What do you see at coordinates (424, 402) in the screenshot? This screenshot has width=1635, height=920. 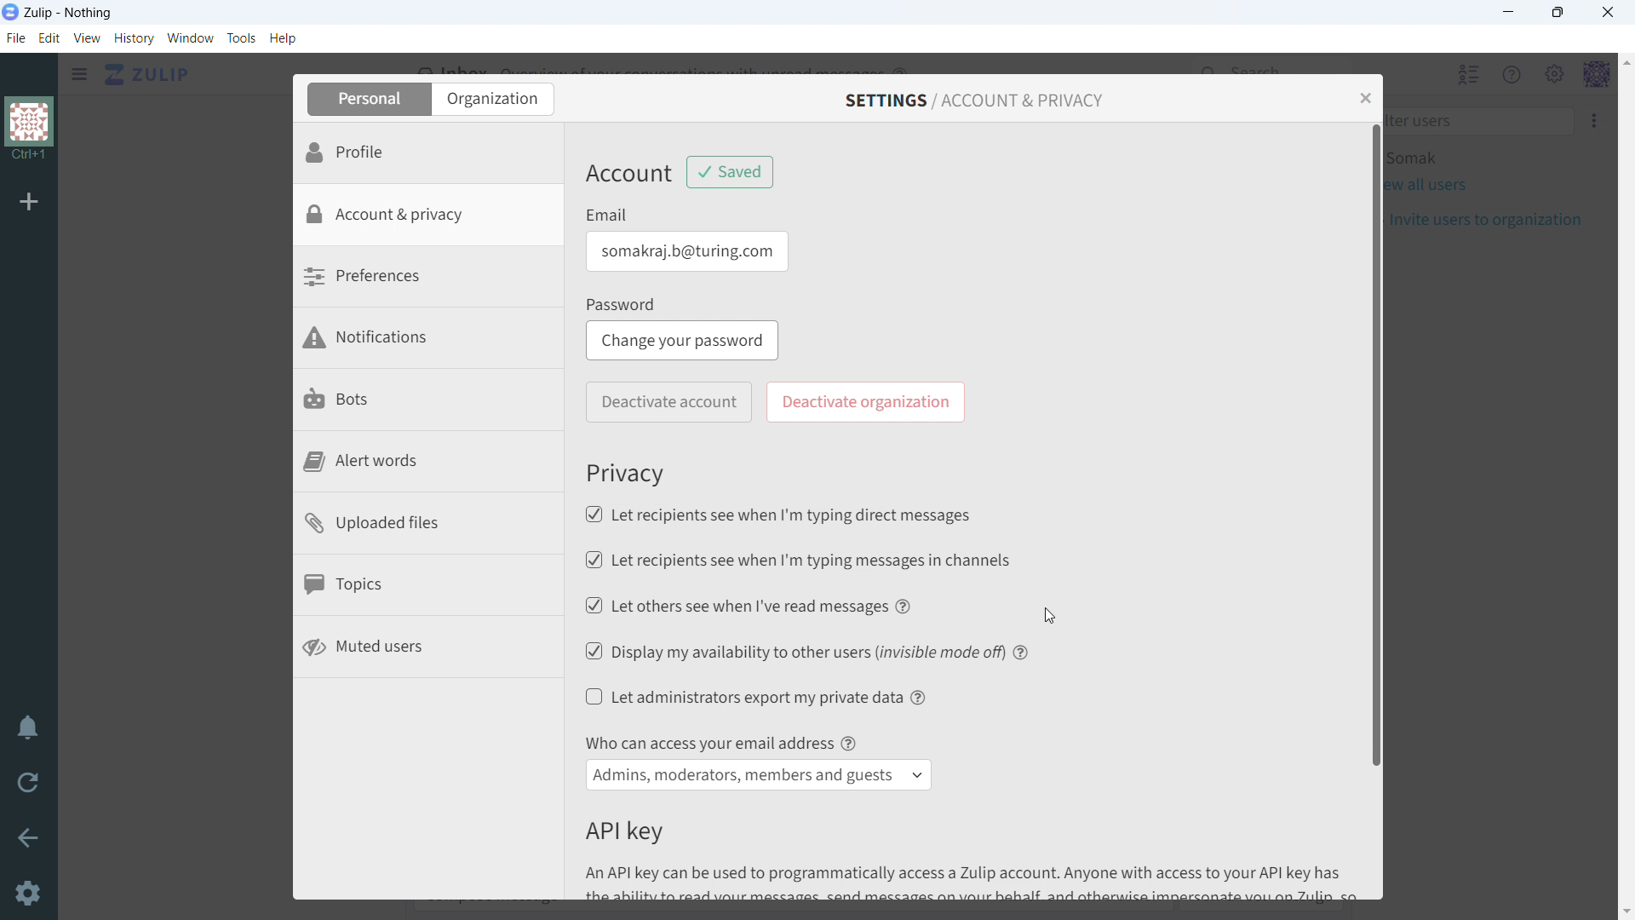 I see `bots` at bounding box center [424, 402].